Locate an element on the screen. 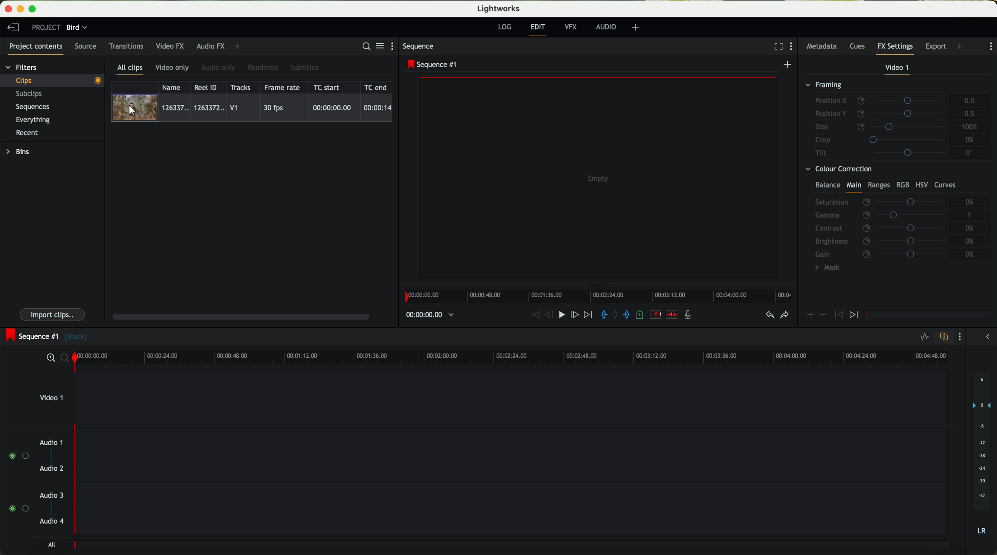  redo is located at coordinates (785, 316).